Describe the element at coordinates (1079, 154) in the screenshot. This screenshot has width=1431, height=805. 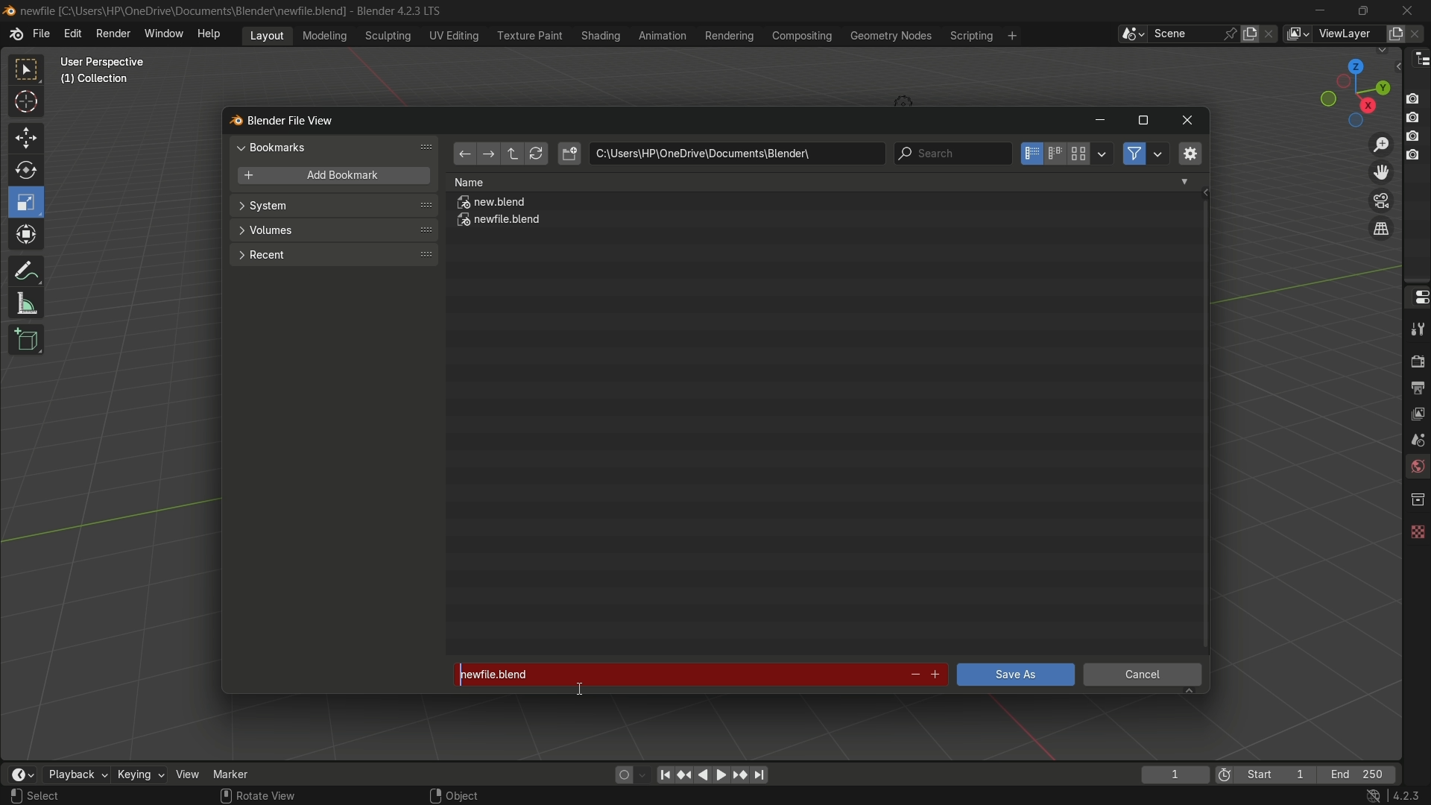
I see `thumbnails display` at that location.